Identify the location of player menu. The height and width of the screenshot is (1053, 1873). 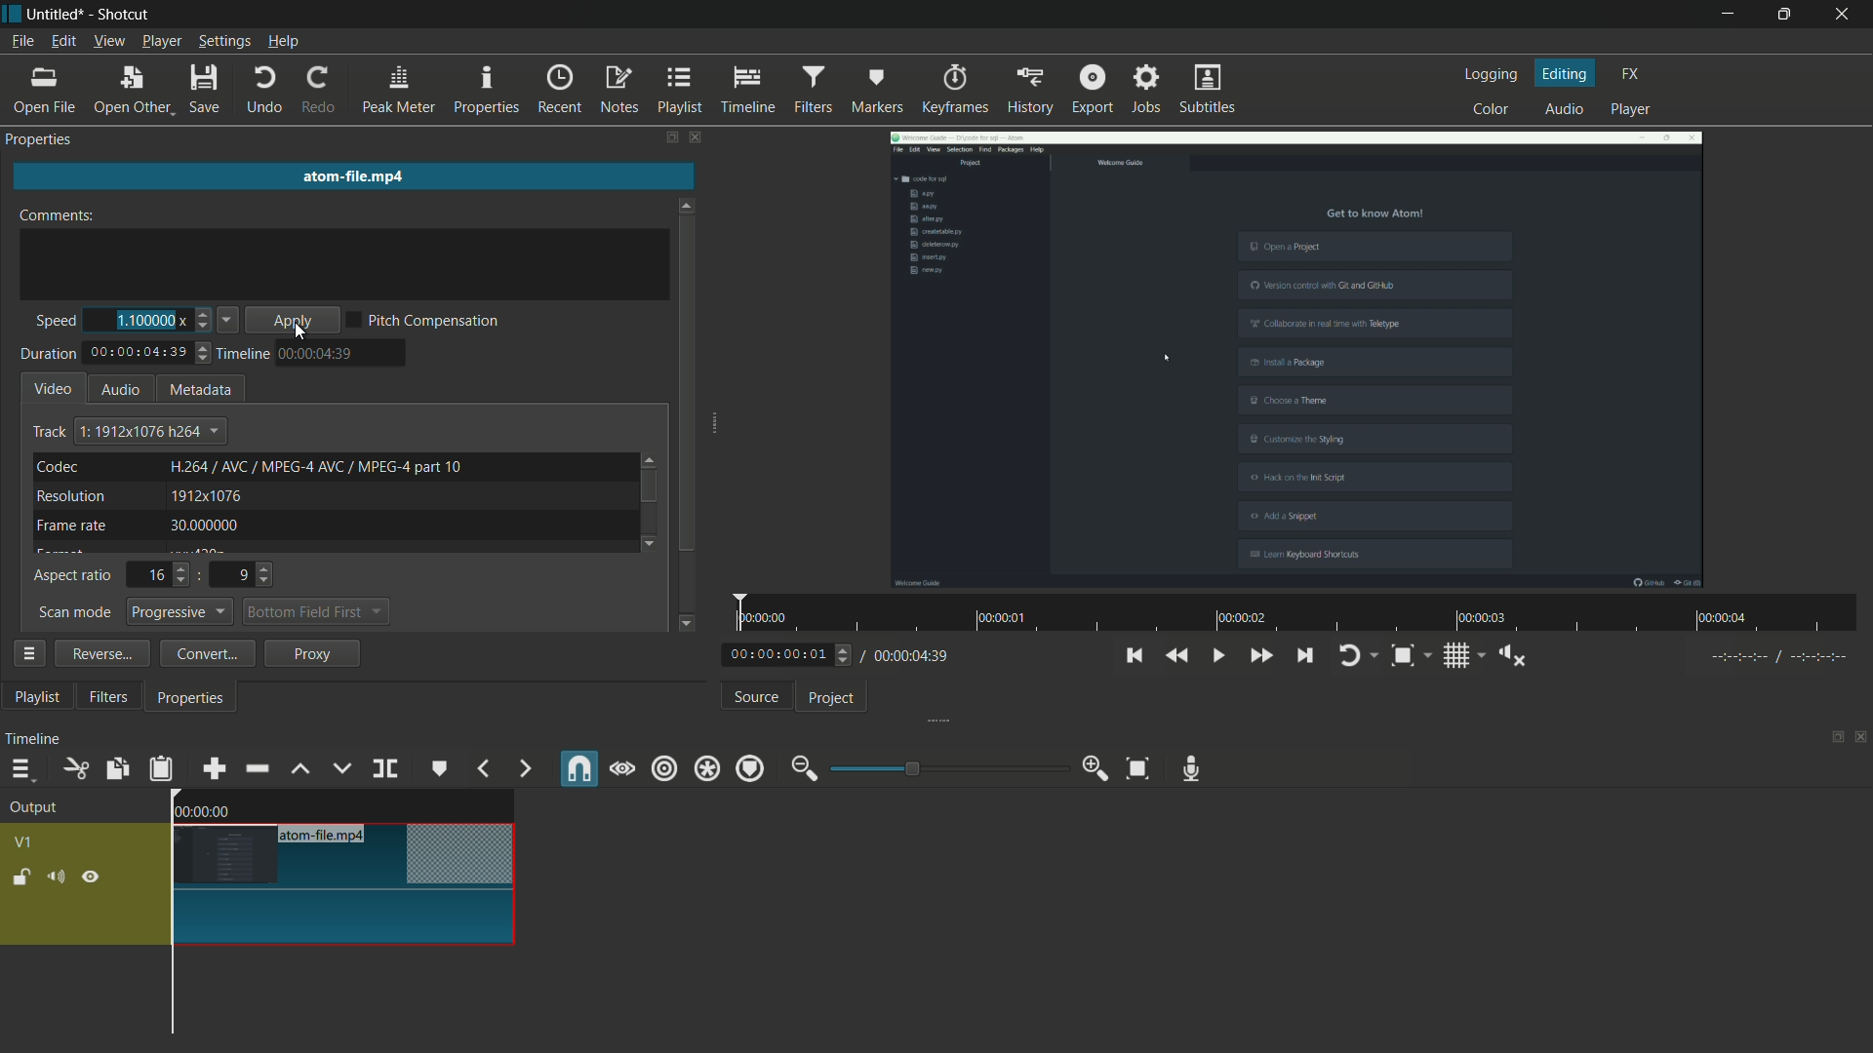
(162, 42).